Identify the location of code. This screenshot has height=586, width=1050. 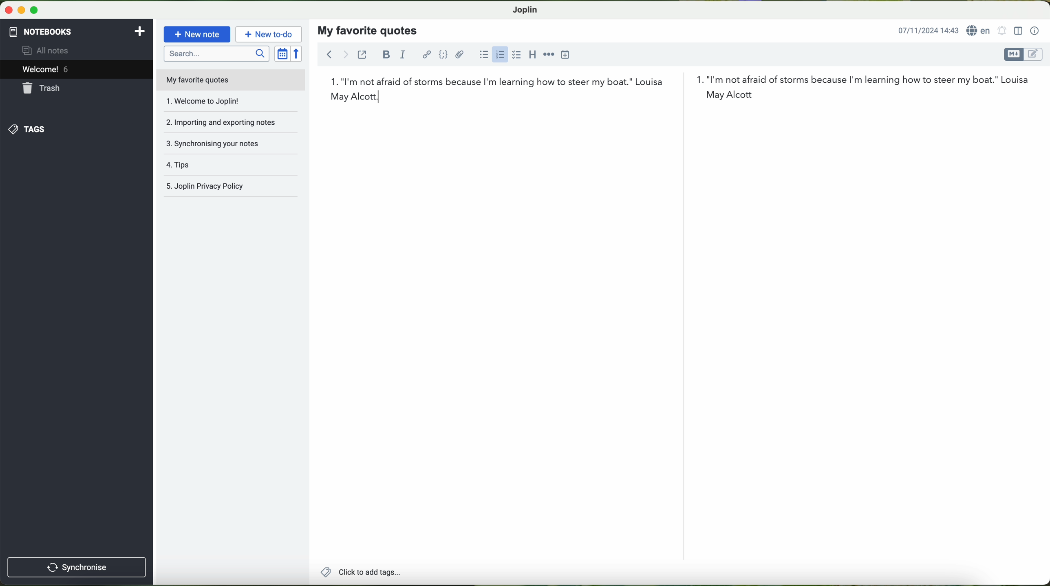
(444, 55).